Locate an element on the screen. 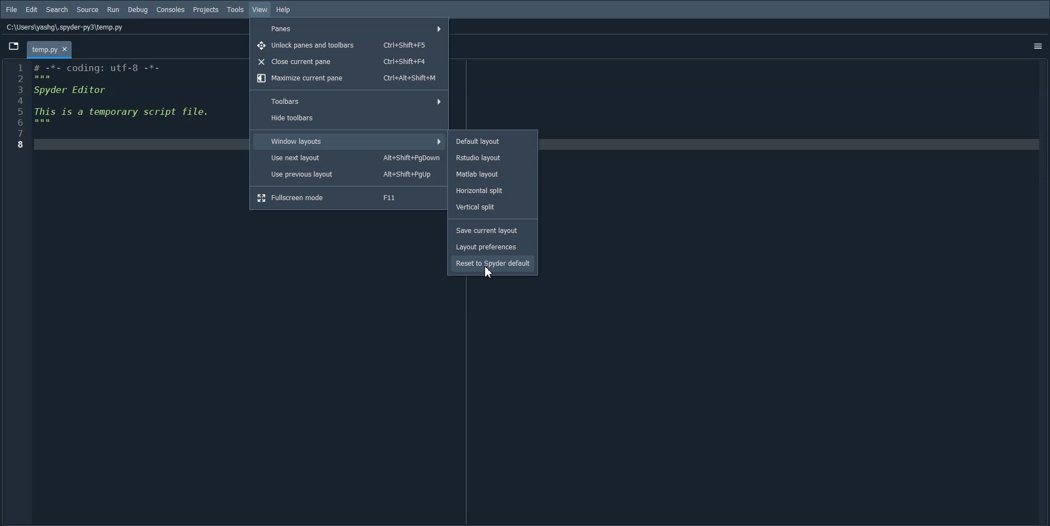 This screenshot has width=1050, height=526. Default layout is located at coordinates (492, 141).